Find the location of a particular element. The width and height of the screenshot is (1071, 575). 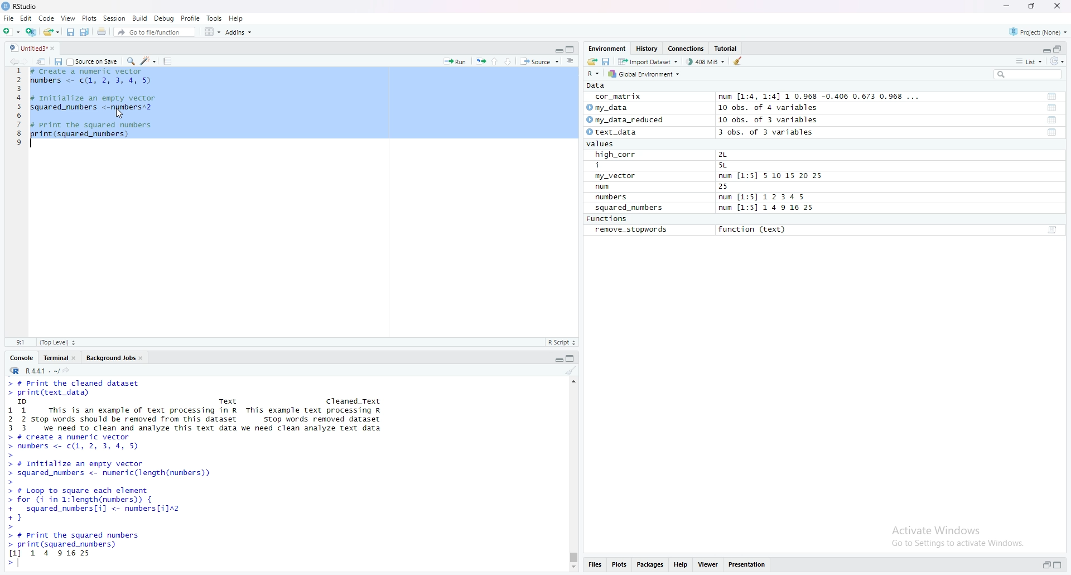

close is located at coordinates (76, 357).